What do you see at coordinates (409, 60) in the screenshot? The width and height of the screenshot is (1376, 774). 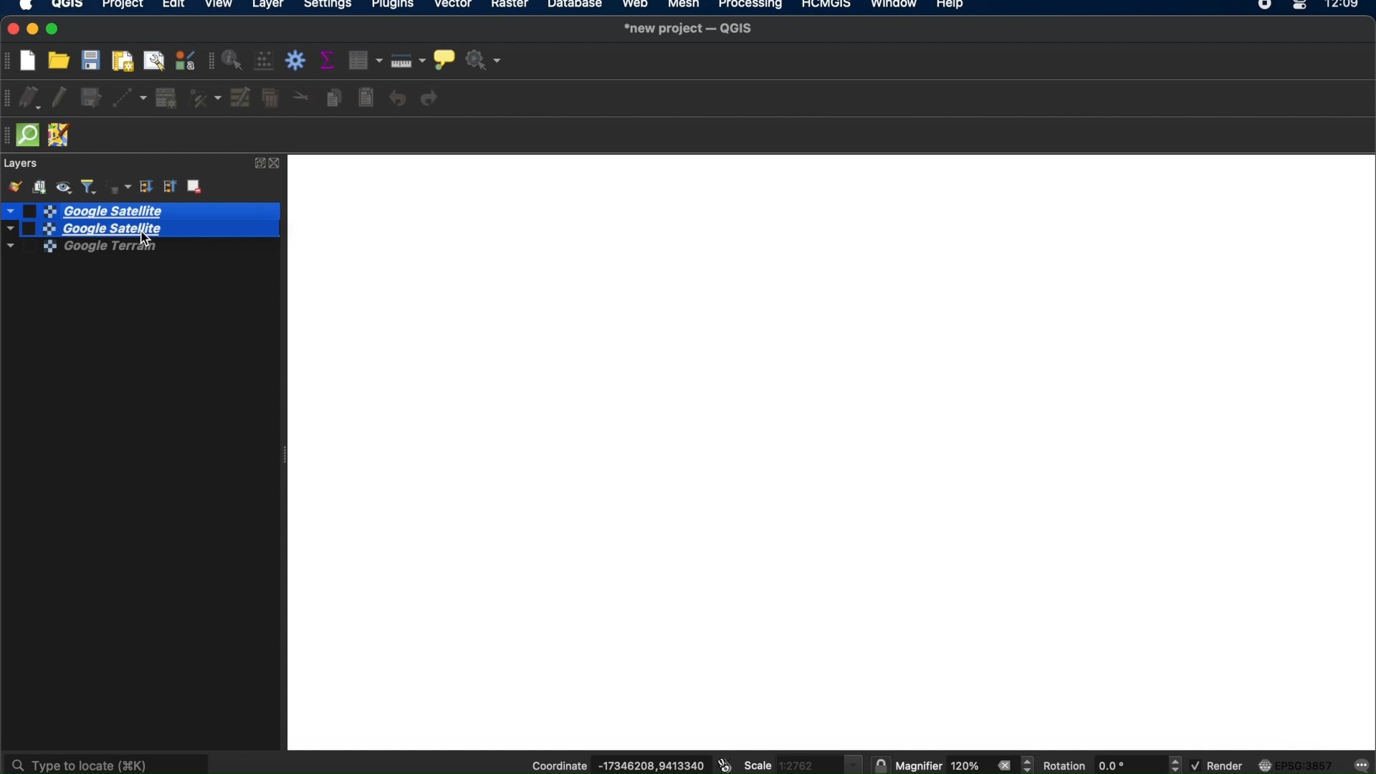 I see `measure line` at bounding box center [409, 60].